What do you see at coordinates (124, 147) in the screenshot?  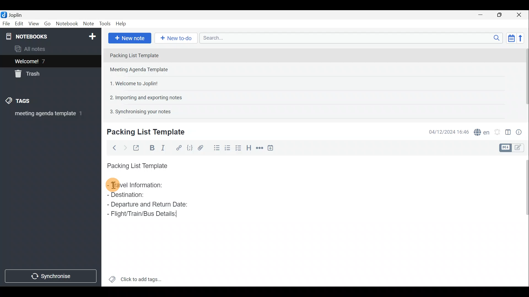 I see `Forward` at bounding box center [124, 147].